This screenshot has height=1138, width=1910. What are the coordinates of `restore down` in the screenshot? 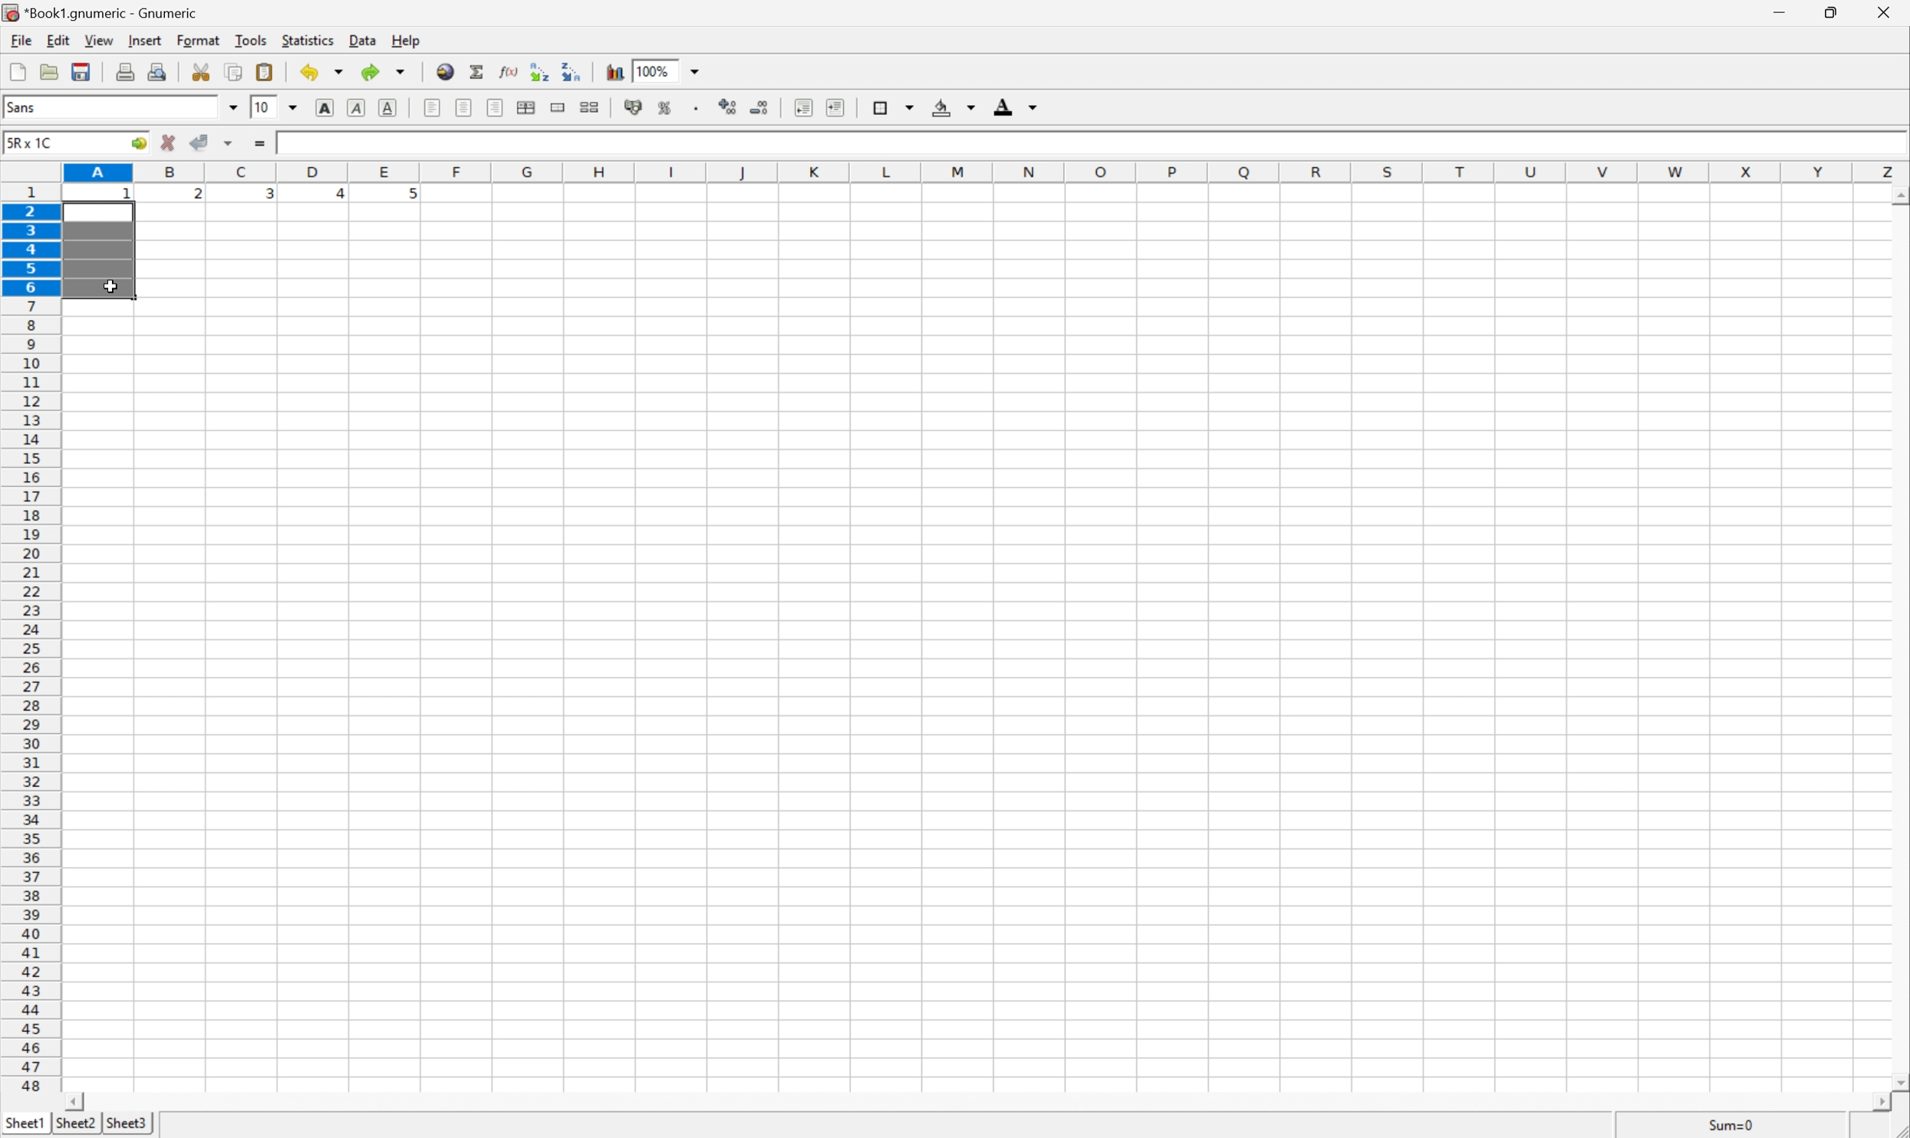 It's located at (1835, 12).